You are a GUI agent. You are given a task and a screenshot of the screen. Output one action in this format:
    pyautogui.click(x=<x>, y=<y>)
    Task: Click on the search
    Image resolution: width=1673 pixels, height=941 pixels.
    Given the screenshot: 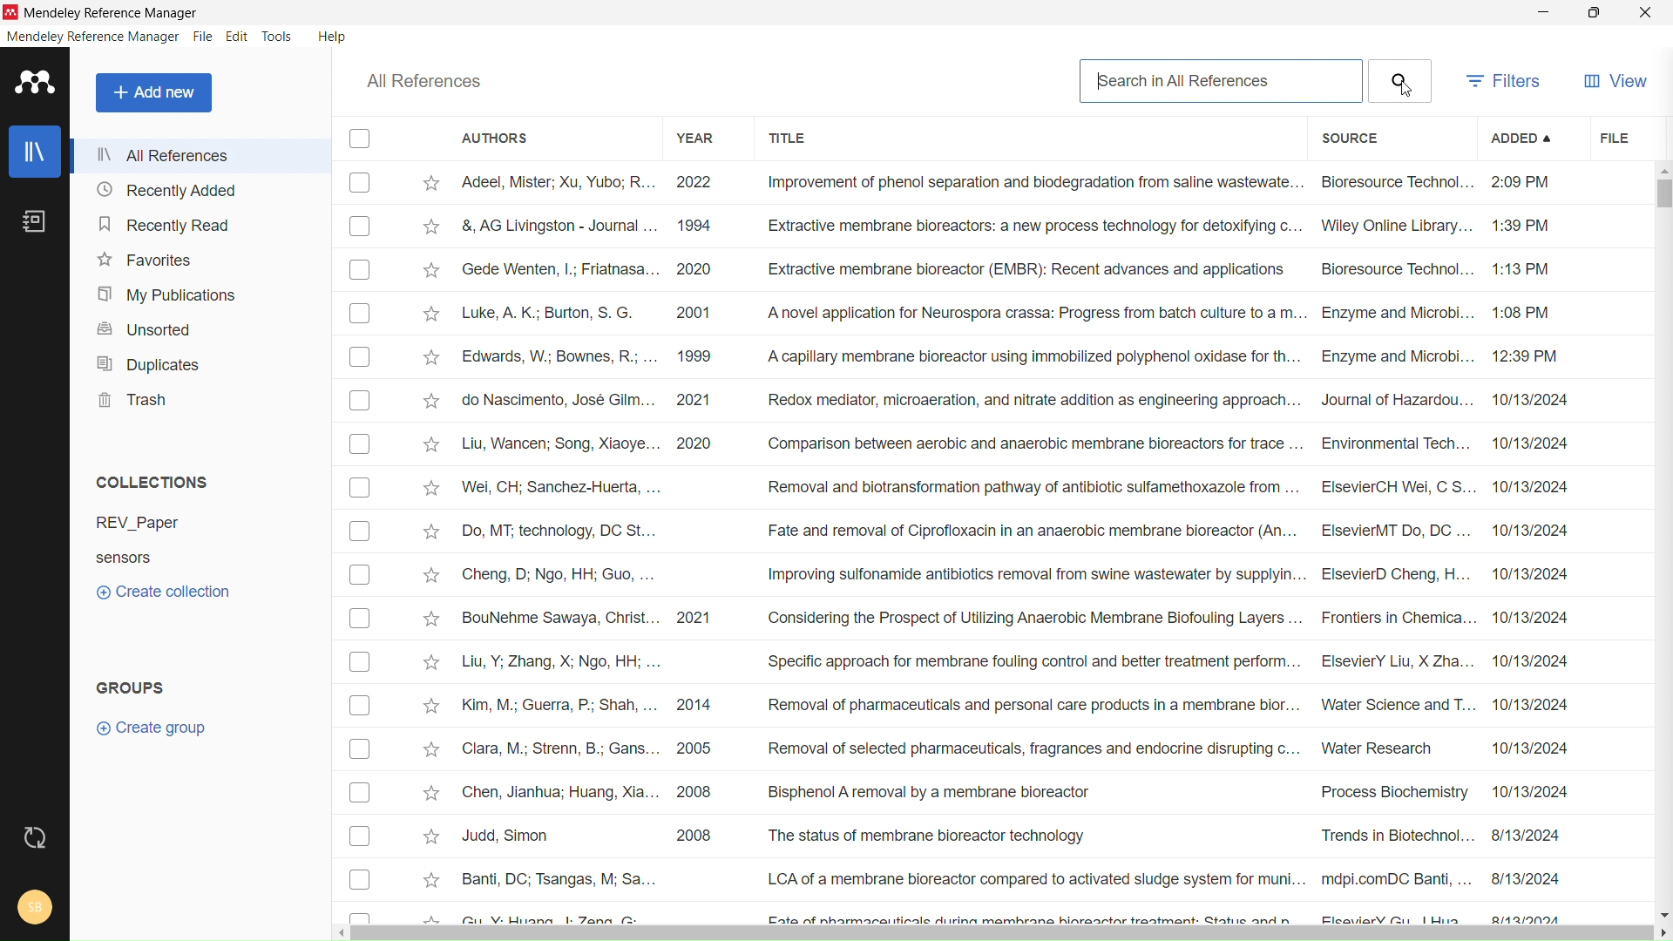 What is the action you would take?
    pyautogui.click(x=1221, y=78)
    